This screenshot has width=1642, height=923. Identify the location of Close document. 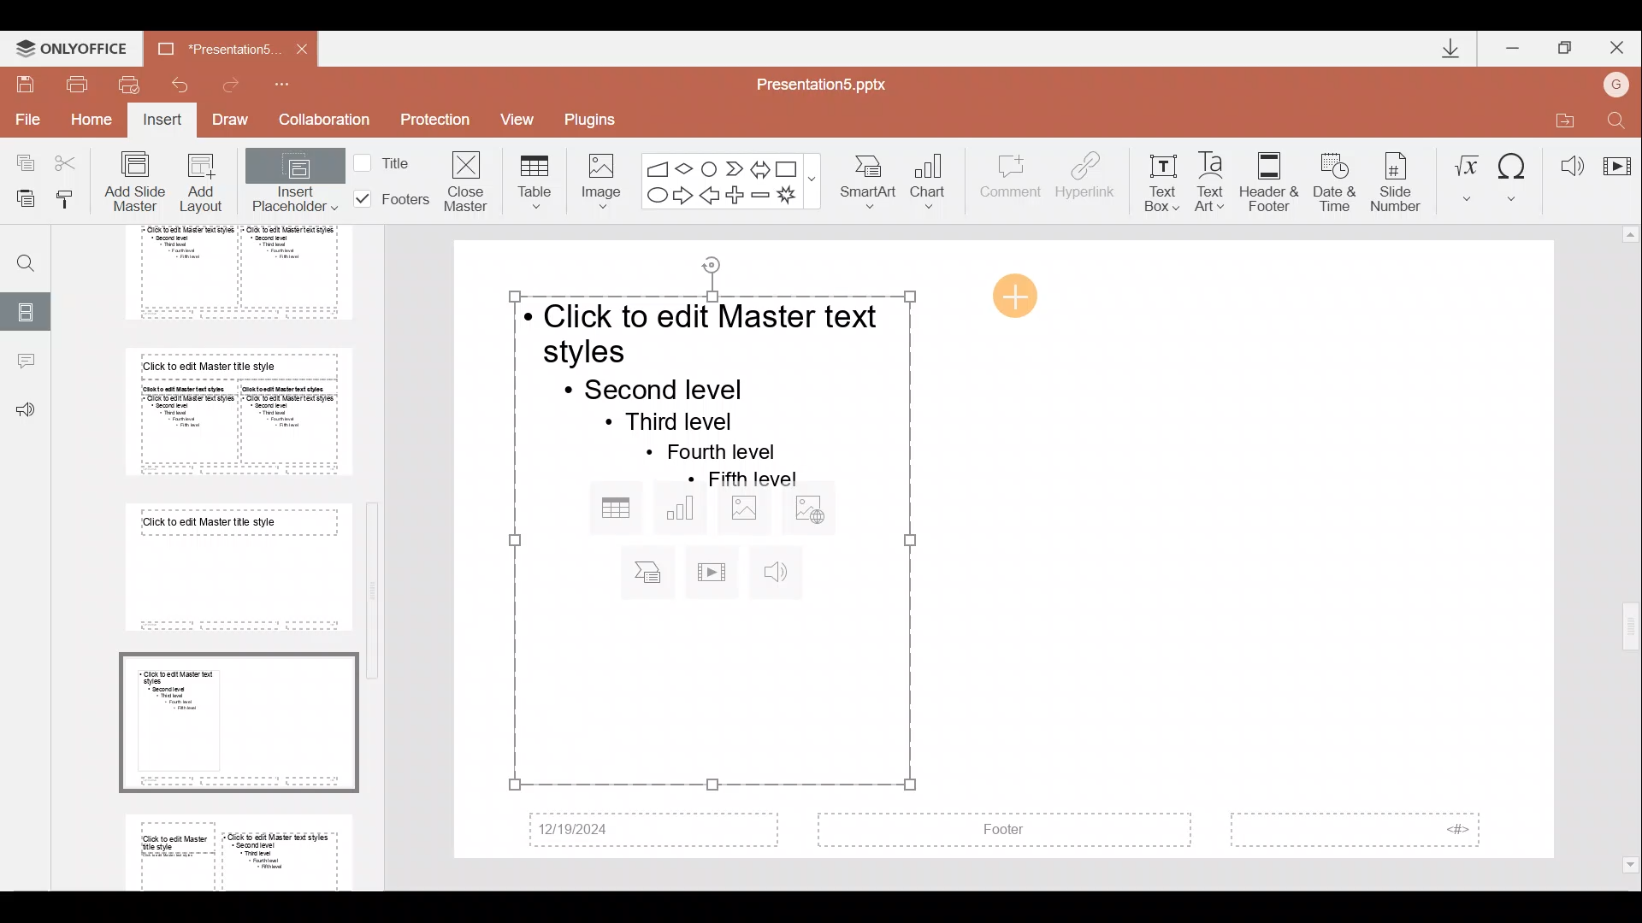
(297, 48).